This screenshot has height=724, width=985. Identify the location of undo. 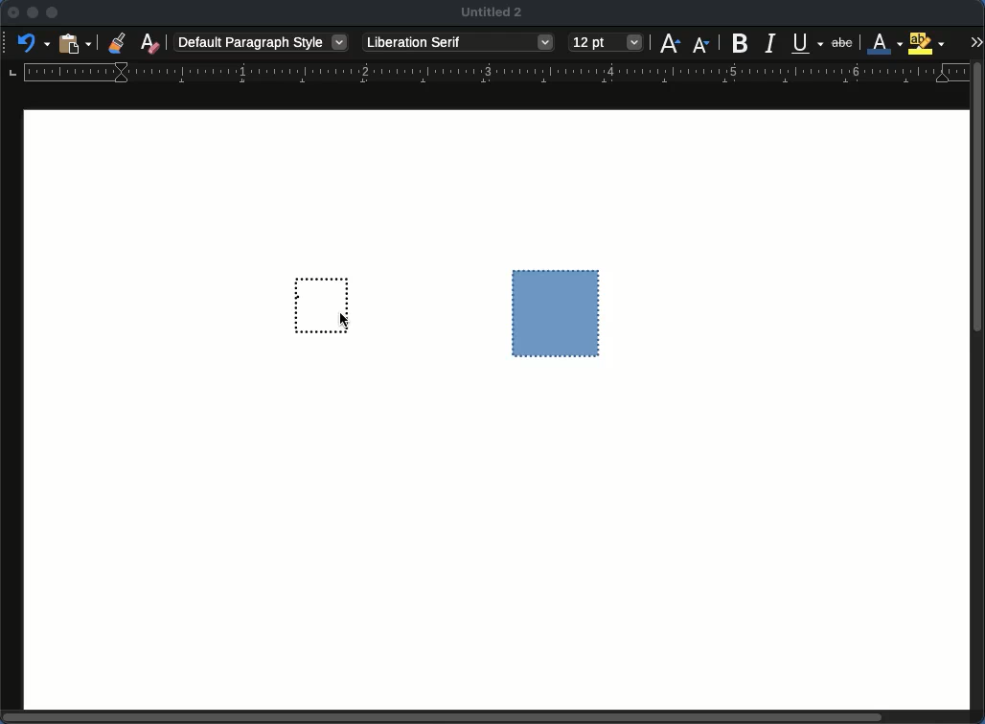
(34, 43).